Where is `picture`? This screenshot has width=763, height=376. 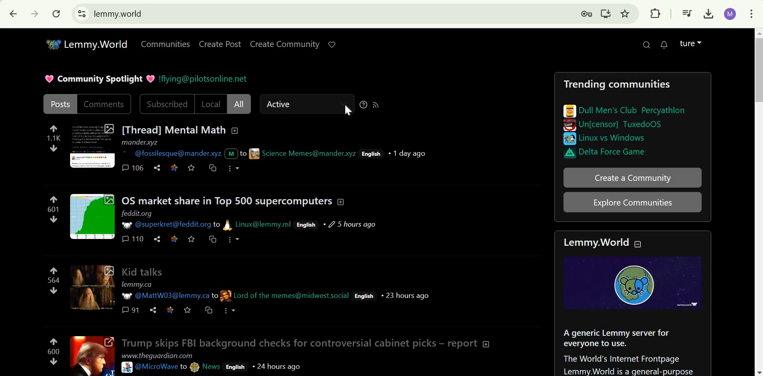
picture is located at coordinates (125, 224).